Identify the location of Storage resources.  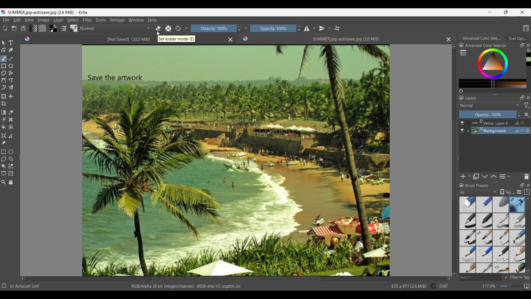
(526, 192).